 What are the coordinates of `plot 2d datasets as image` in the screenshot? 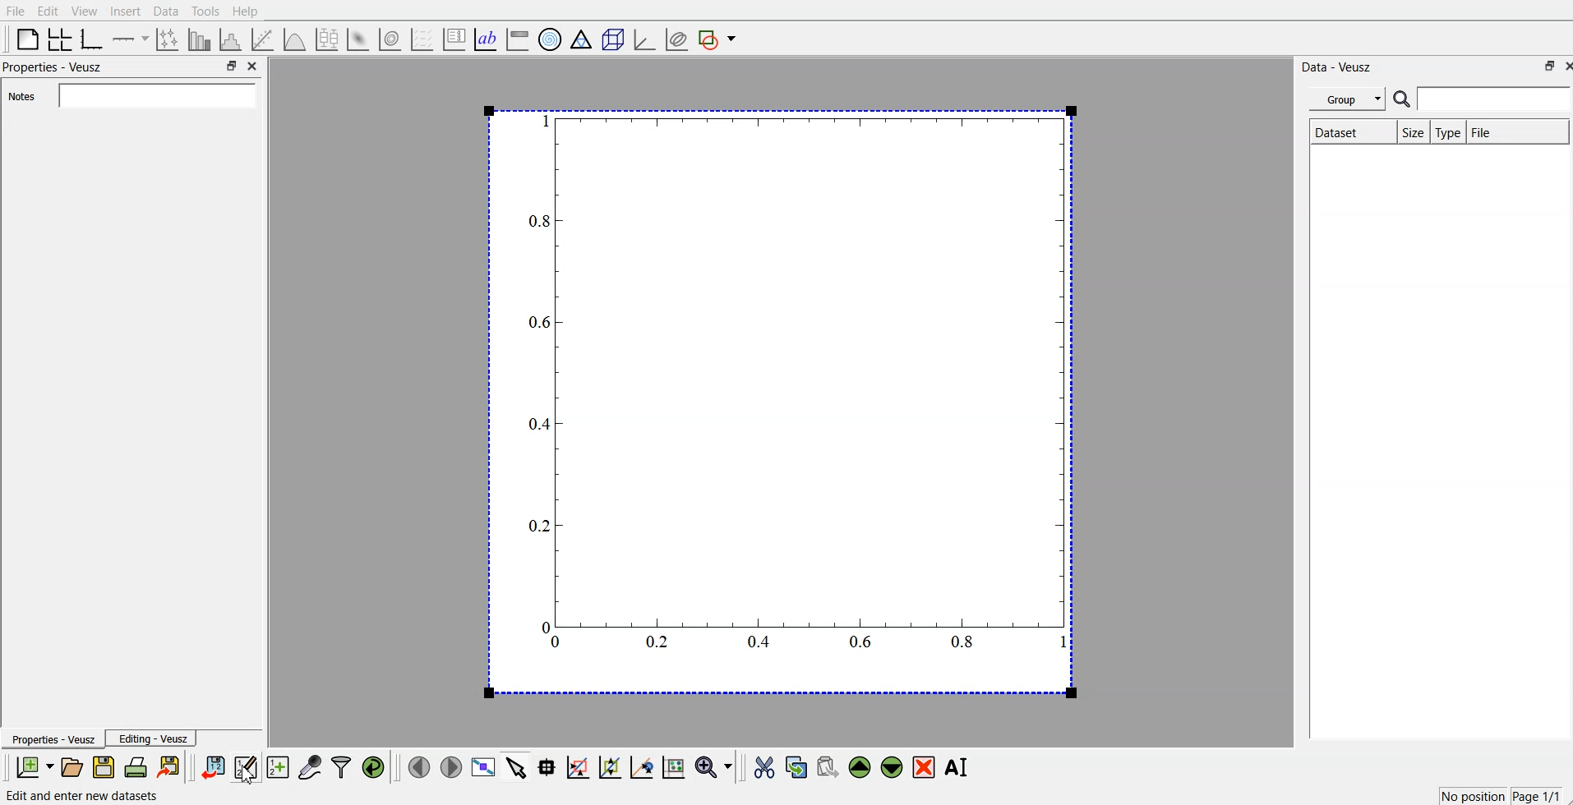 It's located at (359, 37).